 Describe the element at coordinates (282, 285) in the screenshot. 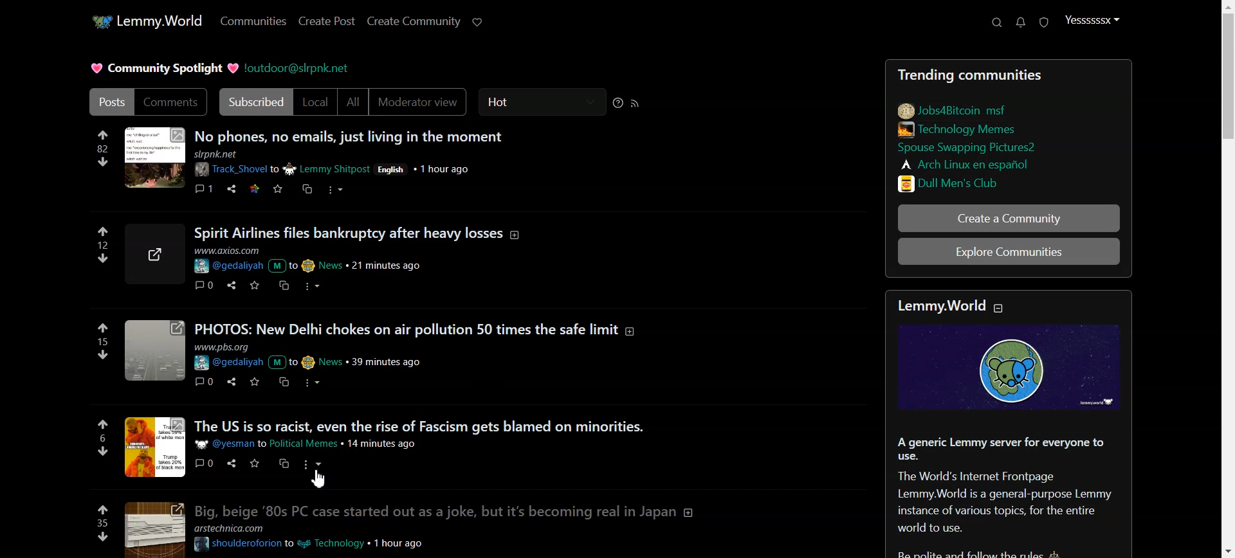

I see `cross post` at that location.